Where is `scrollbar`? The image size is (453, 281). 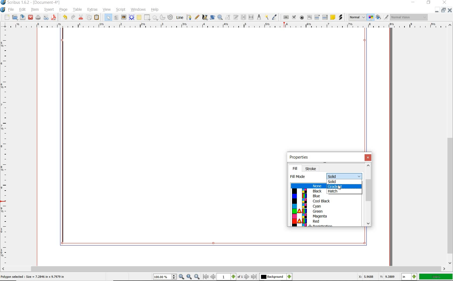 scrollbar is located at coordinates (224, 269).